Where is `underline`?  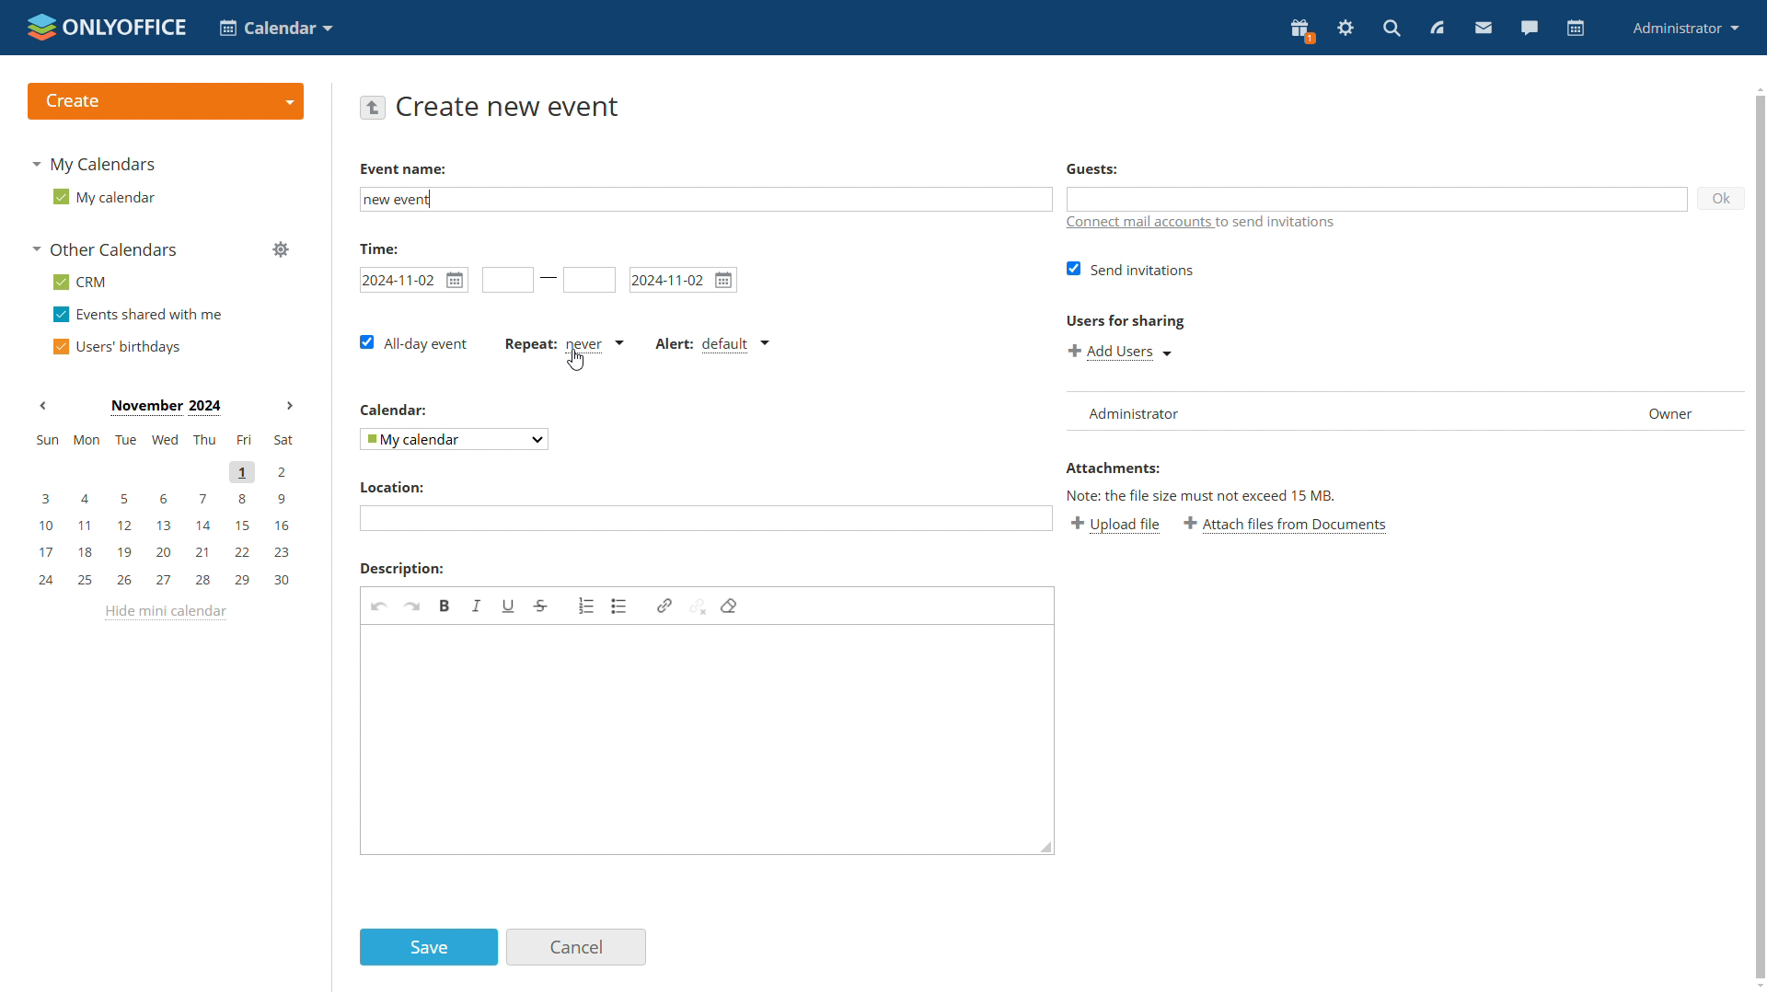 underline is located at coordinates (509, 607).